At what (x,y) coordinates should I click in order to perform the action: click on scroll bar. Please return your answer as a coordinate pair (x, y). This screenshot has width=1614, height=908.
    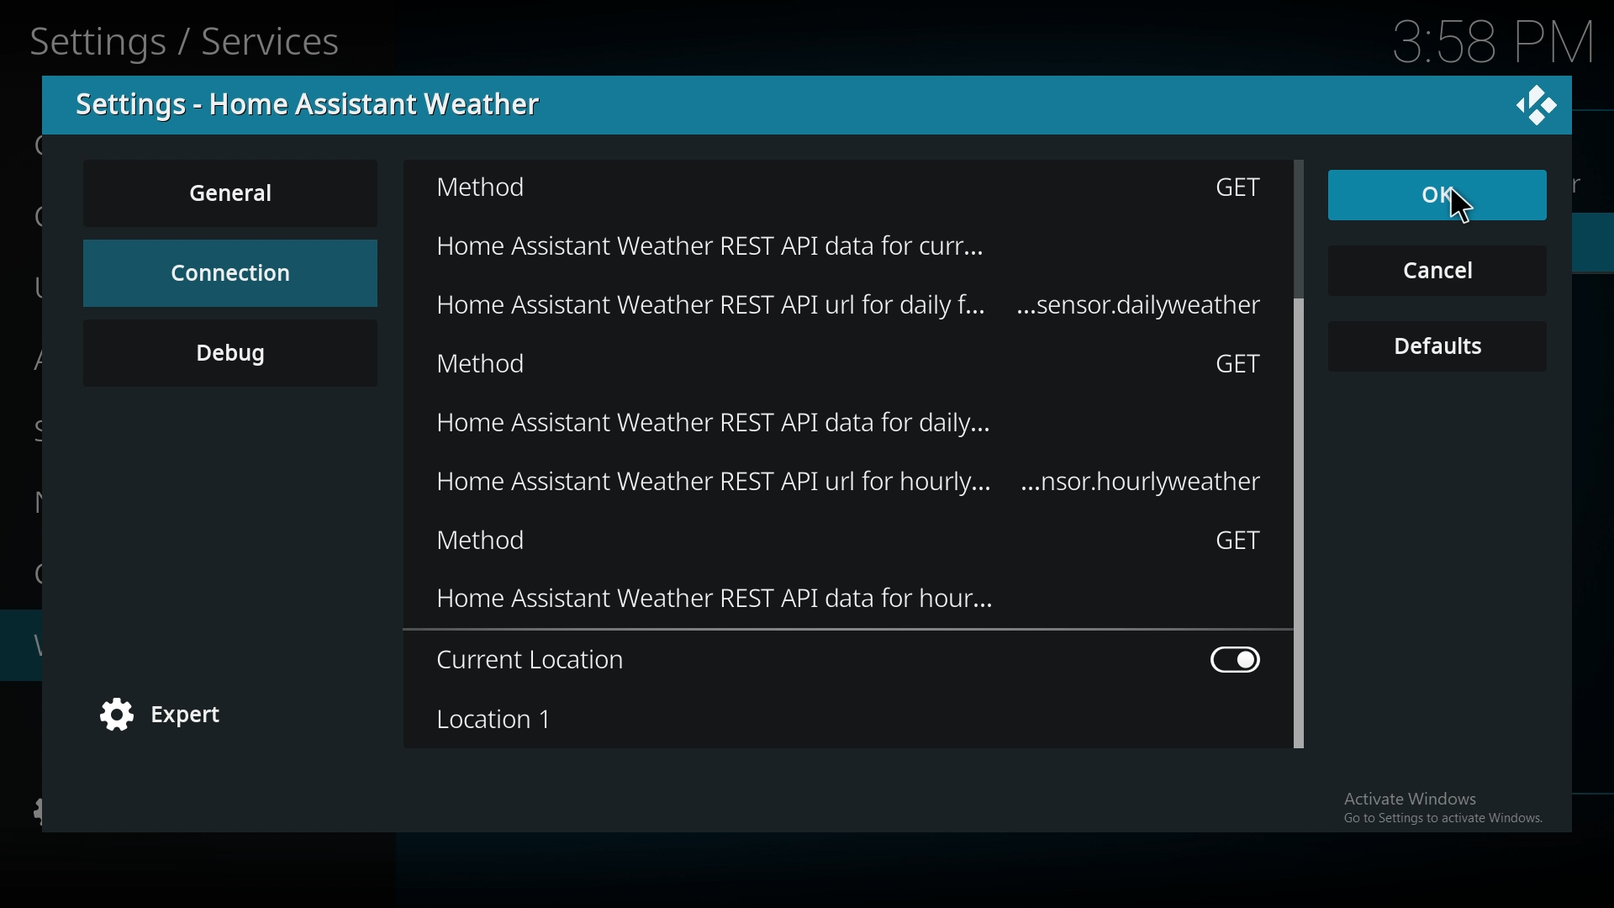
    Looking at the image, I should click on (1301, 452).